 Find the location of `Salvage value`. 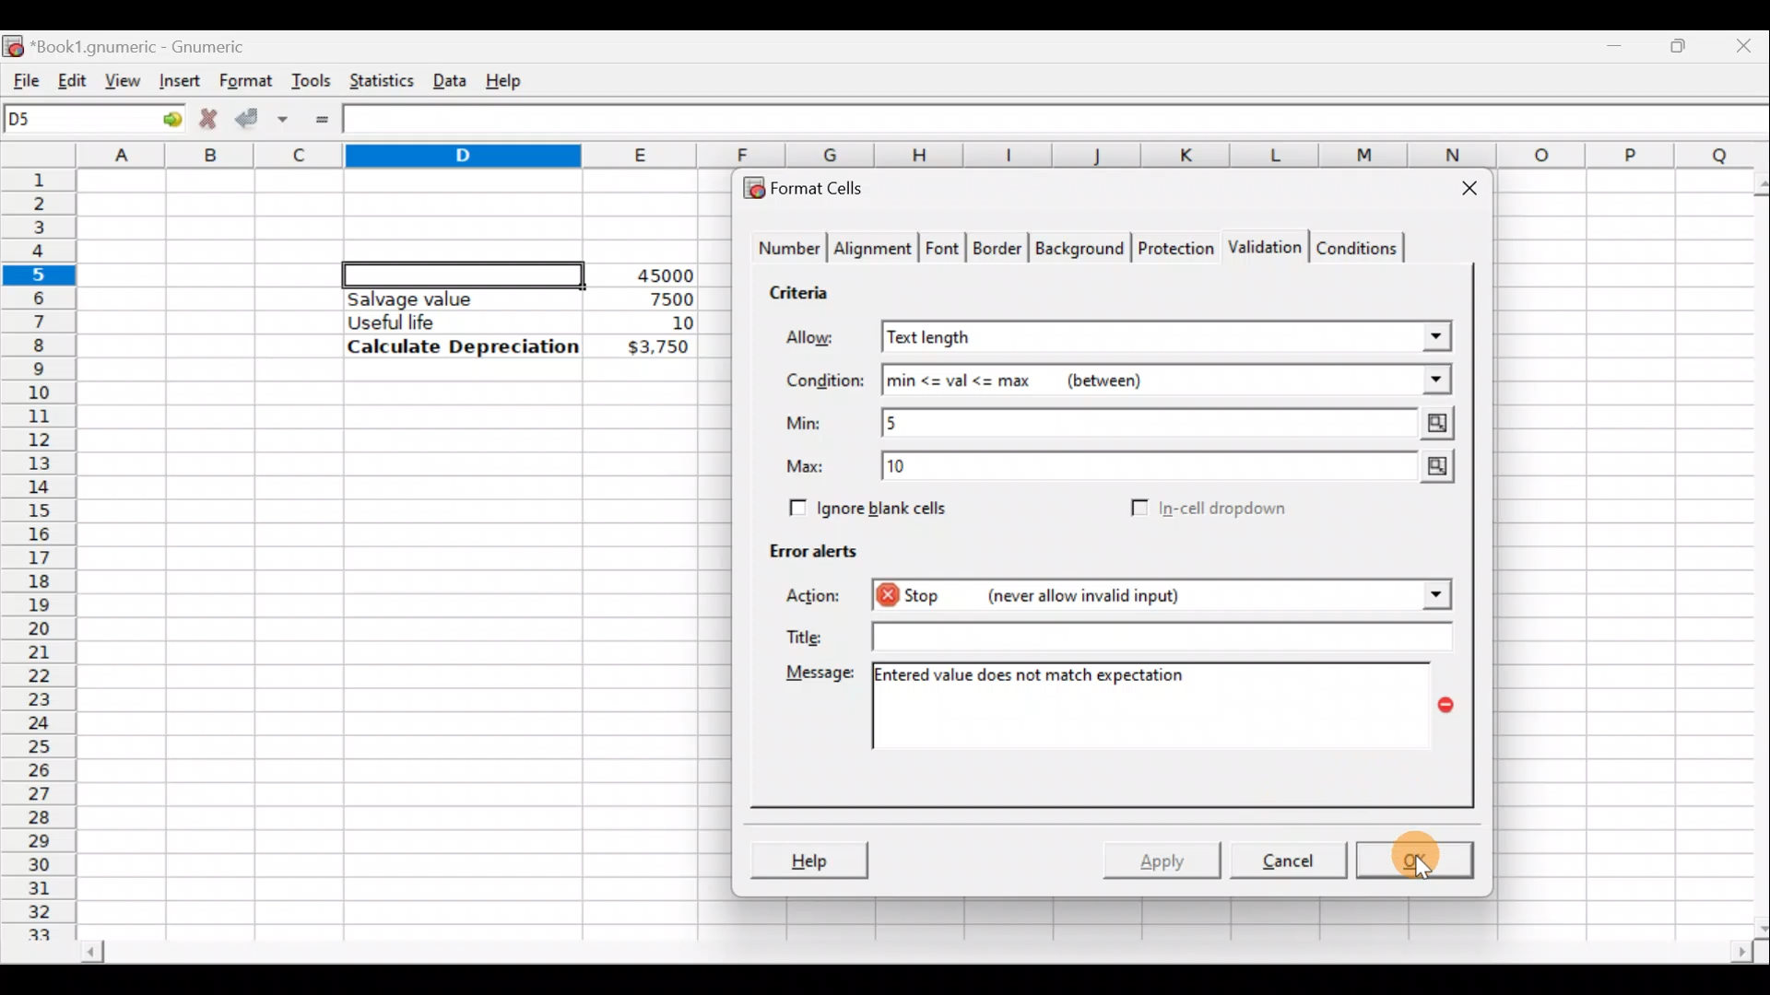

Salvage value is located at coordinates (446, 298).